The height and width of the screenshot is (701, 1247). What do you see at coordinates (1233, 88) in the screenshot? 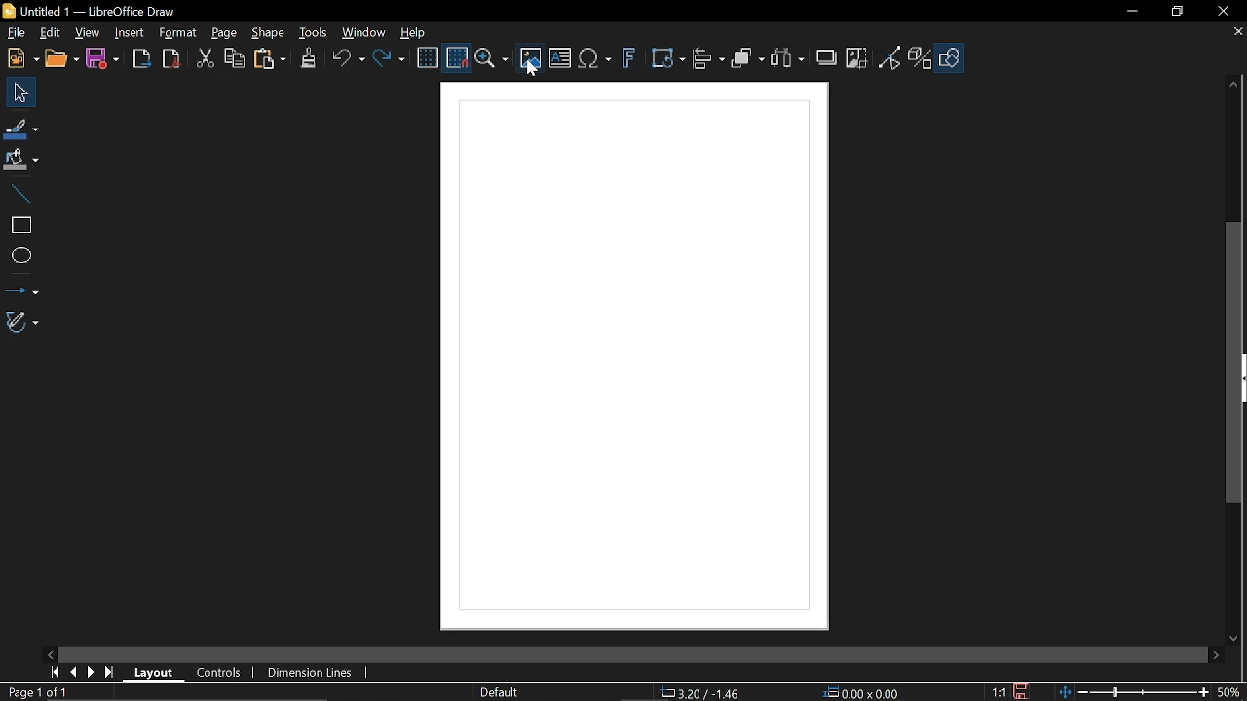
I see `Move up` at bounding box center [1233, 88].